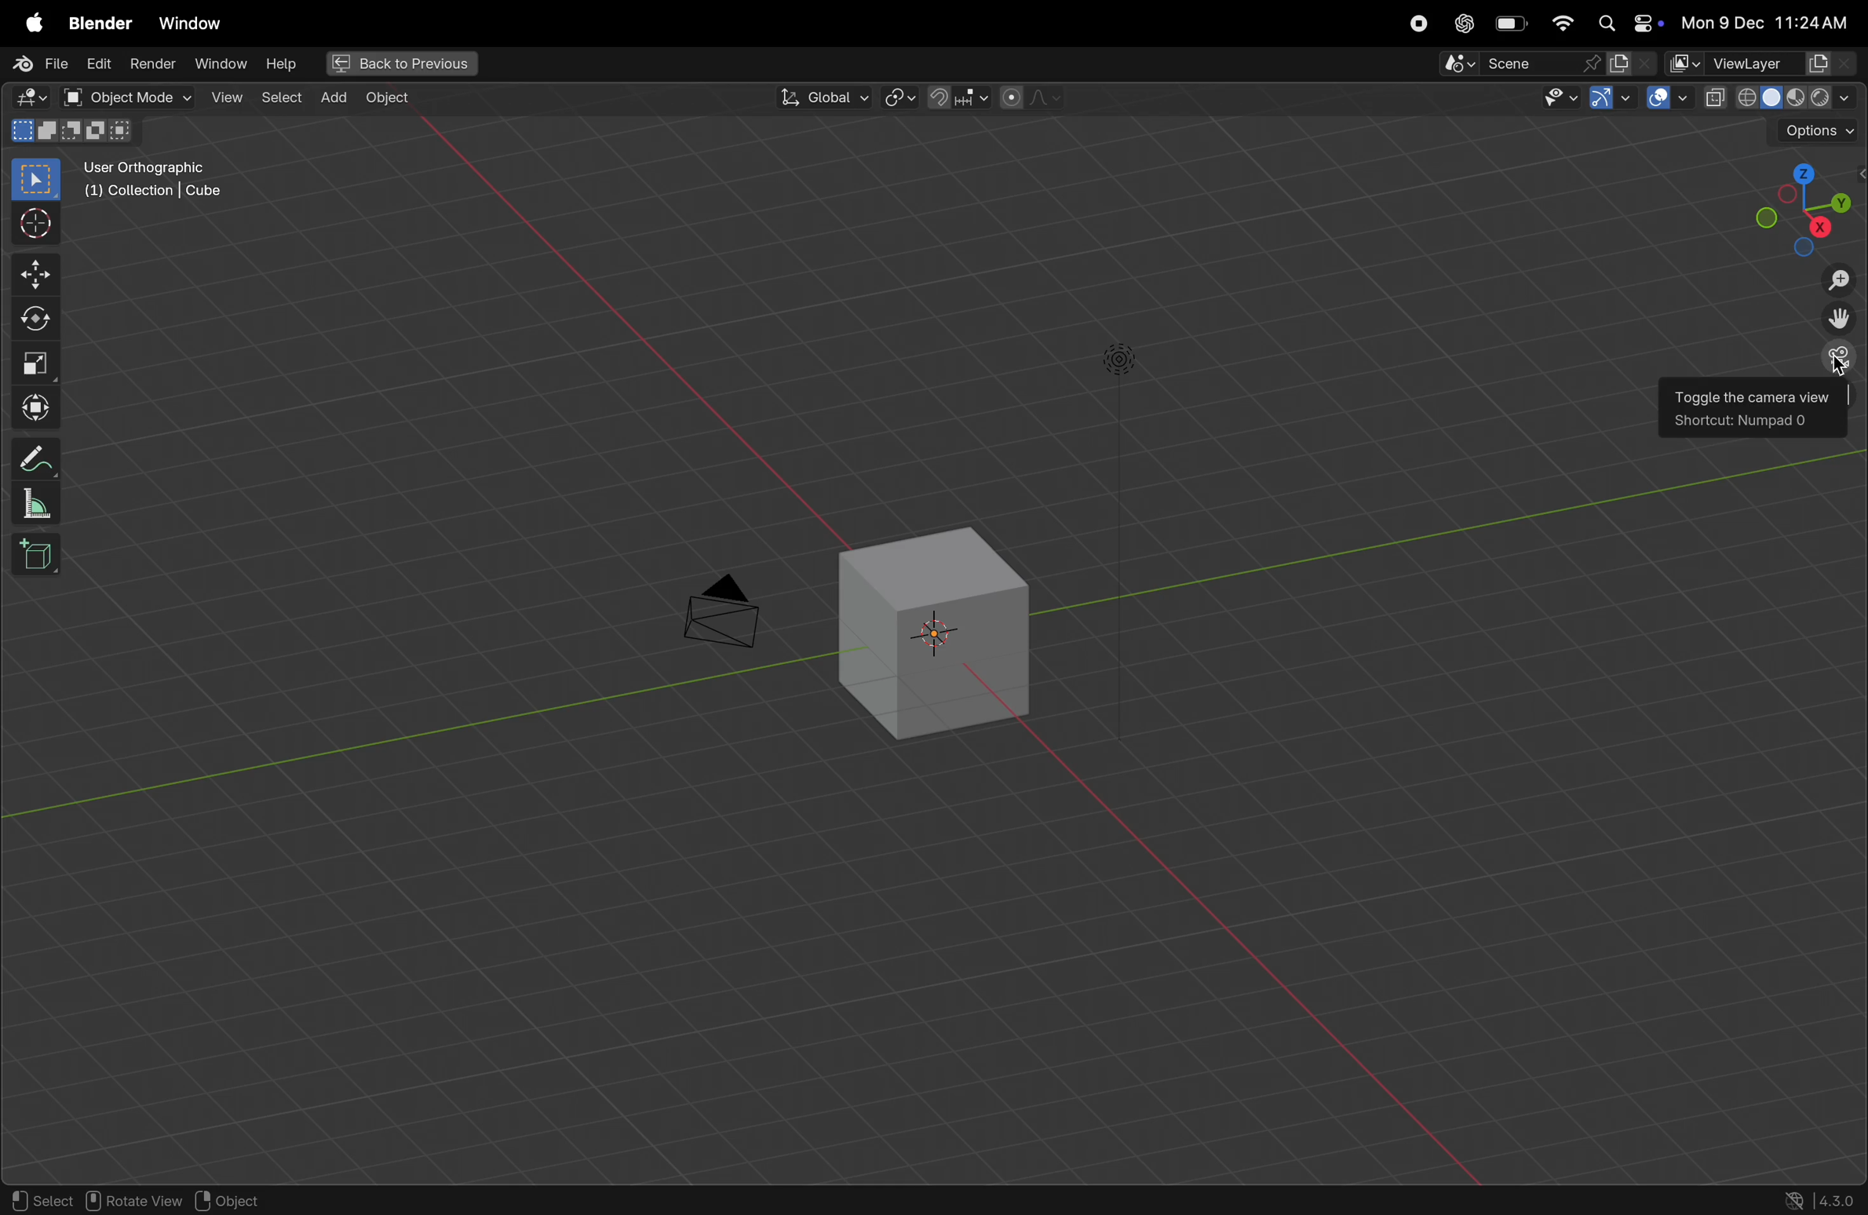 This screenshot has width=1868, height=1215. What do you see at coordinates (222, 96) in the screenshot?
I see `view` at bounding box center [222, 96].